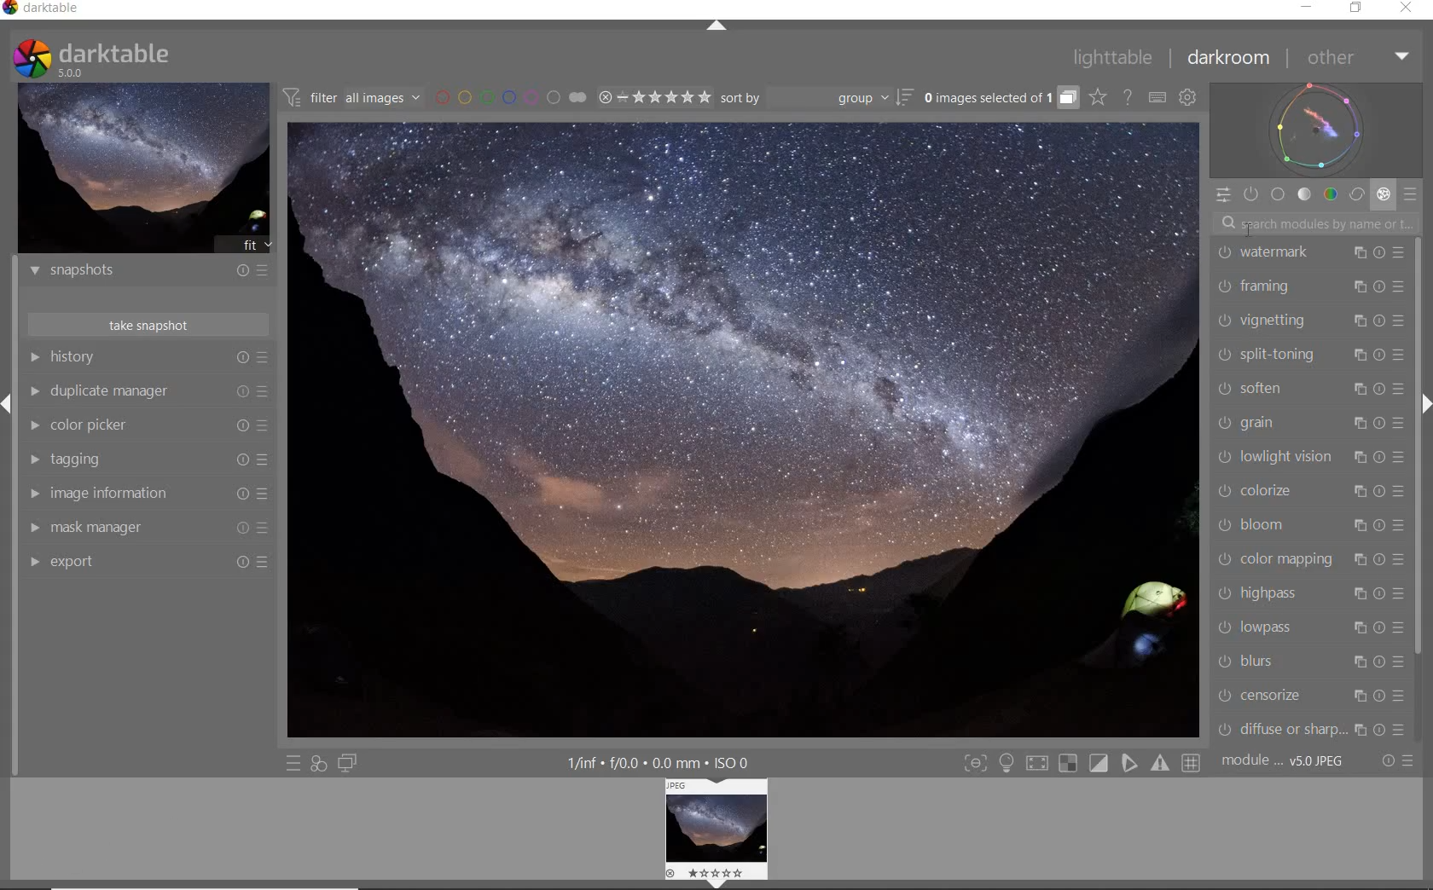 The image size is (1433, 890). What do you see at coordinates (1381, 592) in the screenshot?
I see `reset reset parameters` at bounding box center [1381, 592].